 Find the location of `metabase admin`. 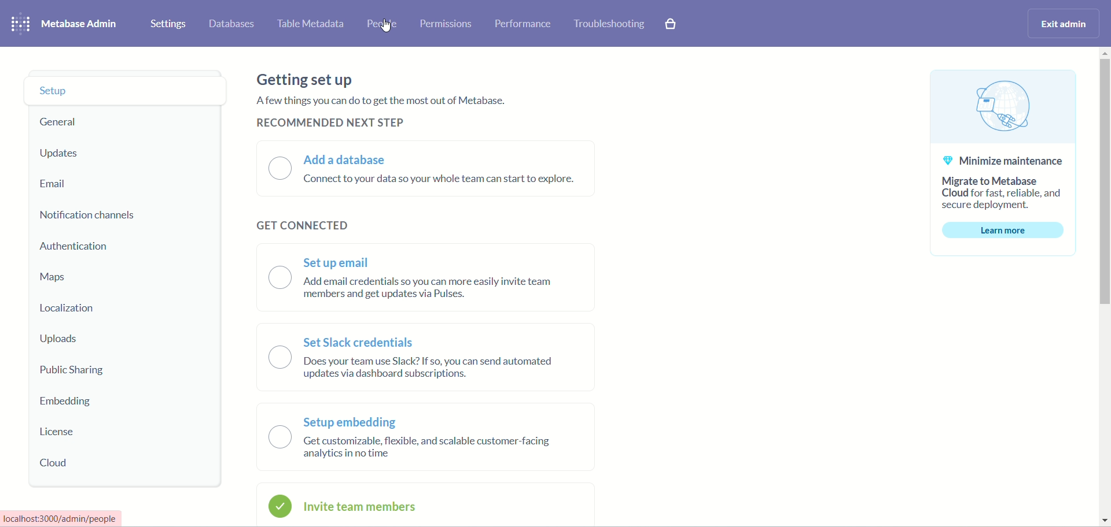

metabase admin is located at coordinates (82, 25).